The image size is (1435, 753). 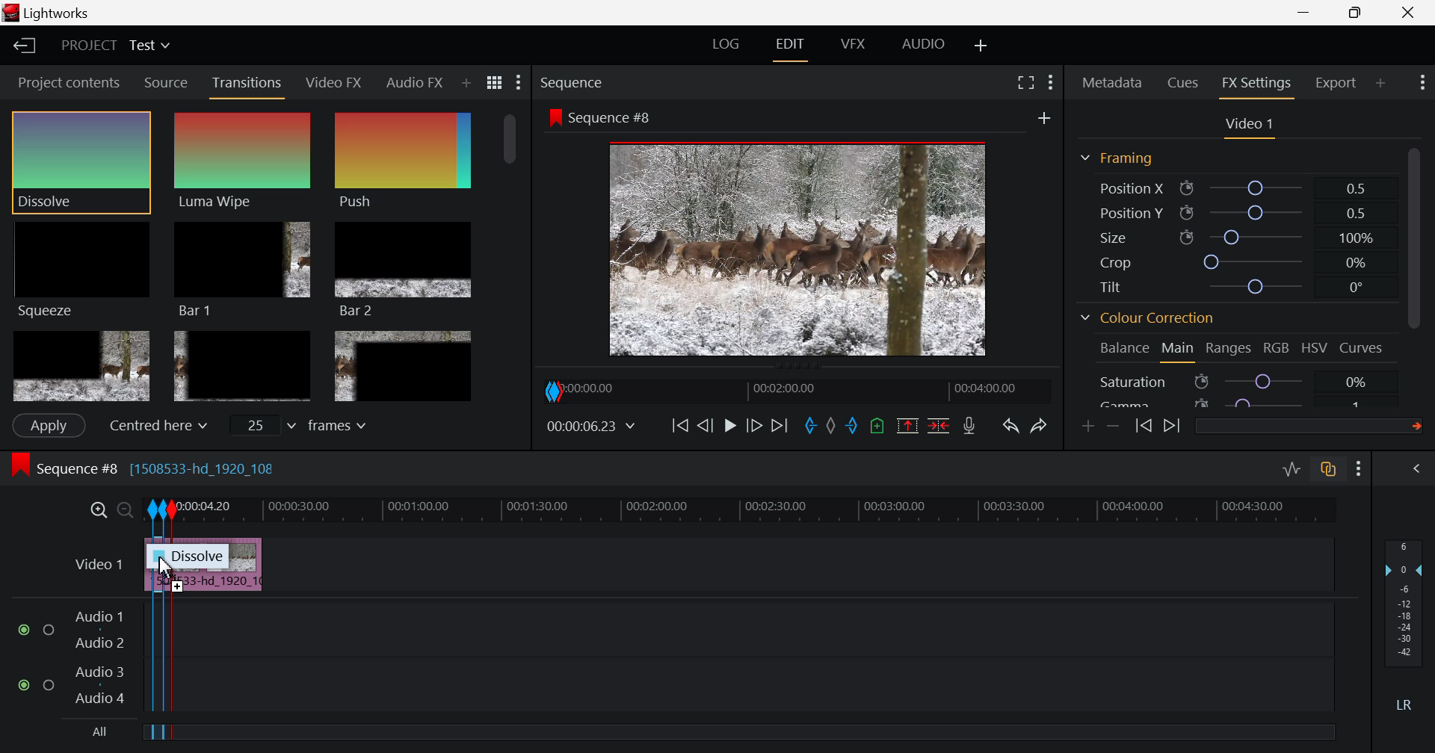 I want to click on Segment Out Mark, so click(x=176, y=622).